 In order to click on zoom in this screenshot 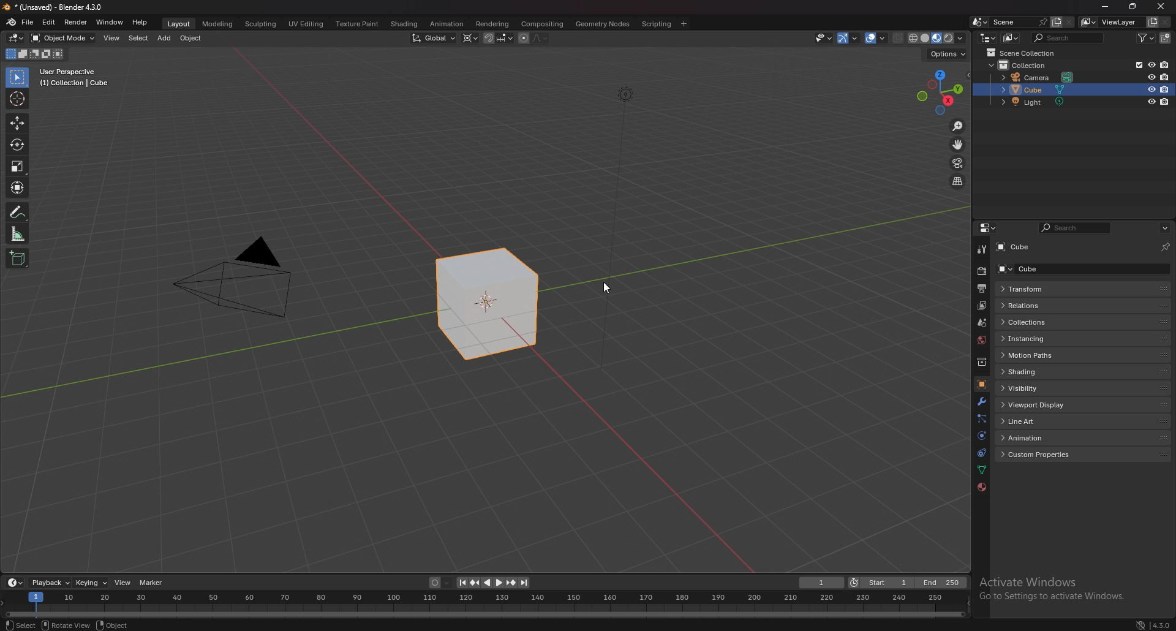, I will do `click(958, 126)`.